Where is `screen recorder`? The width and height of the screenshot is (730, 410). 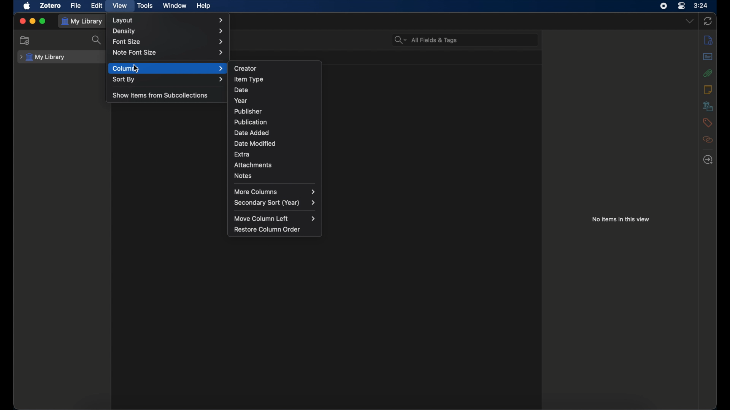 screen recorder is located at coordinates (663, 6).